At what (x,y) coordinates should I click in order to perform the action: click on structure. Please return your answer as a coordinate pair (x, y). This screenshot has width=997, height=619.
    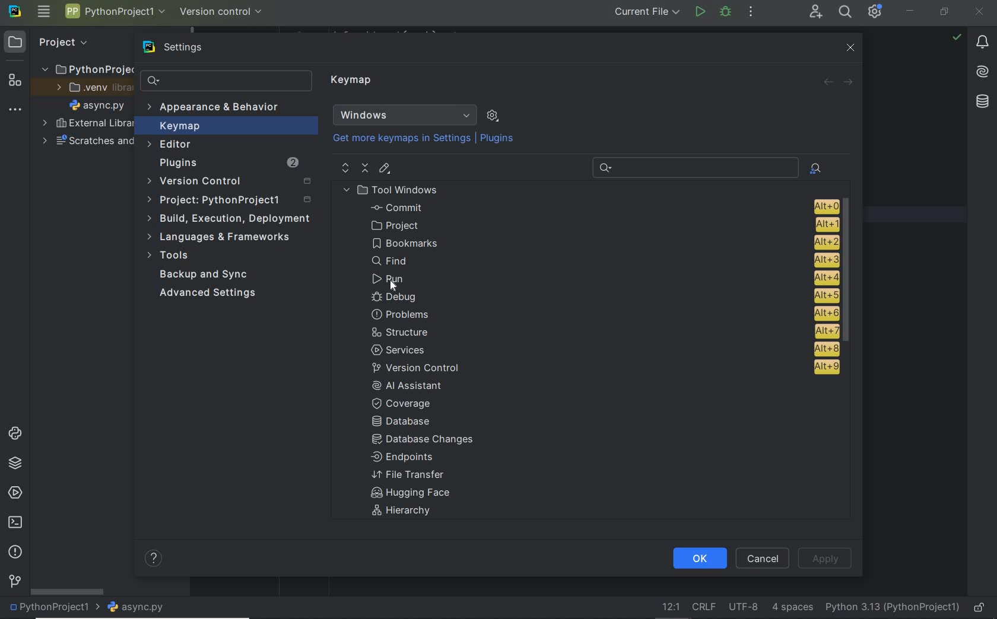
    Looking at the image, I should click on (604, 331).